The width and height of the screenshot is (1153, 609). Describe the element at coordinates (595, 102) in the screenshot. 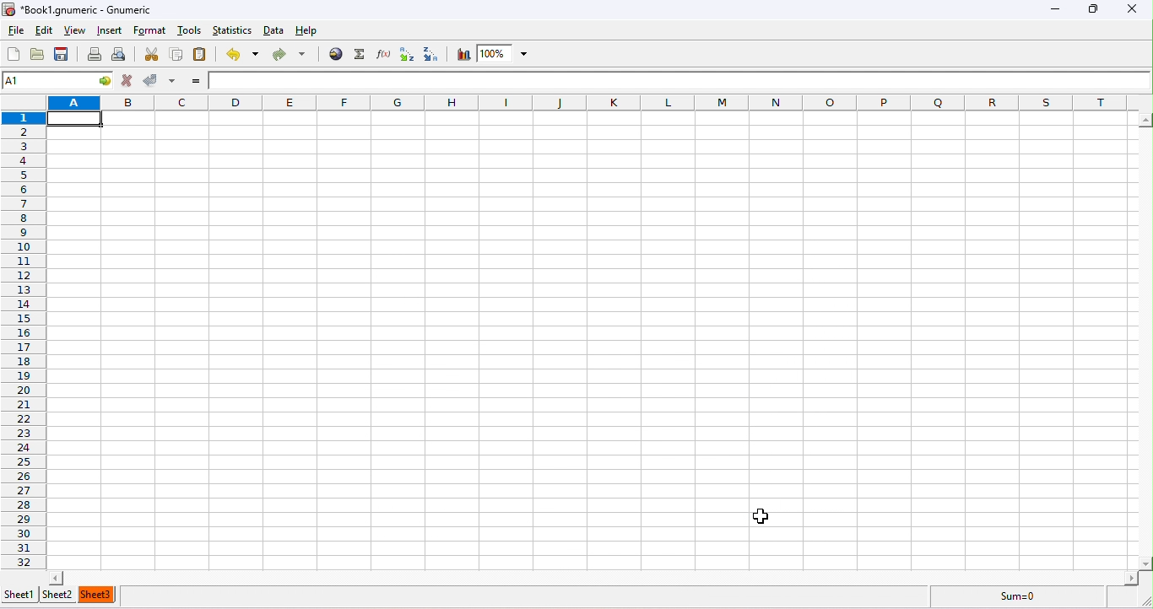

I see `column headings` at that location.